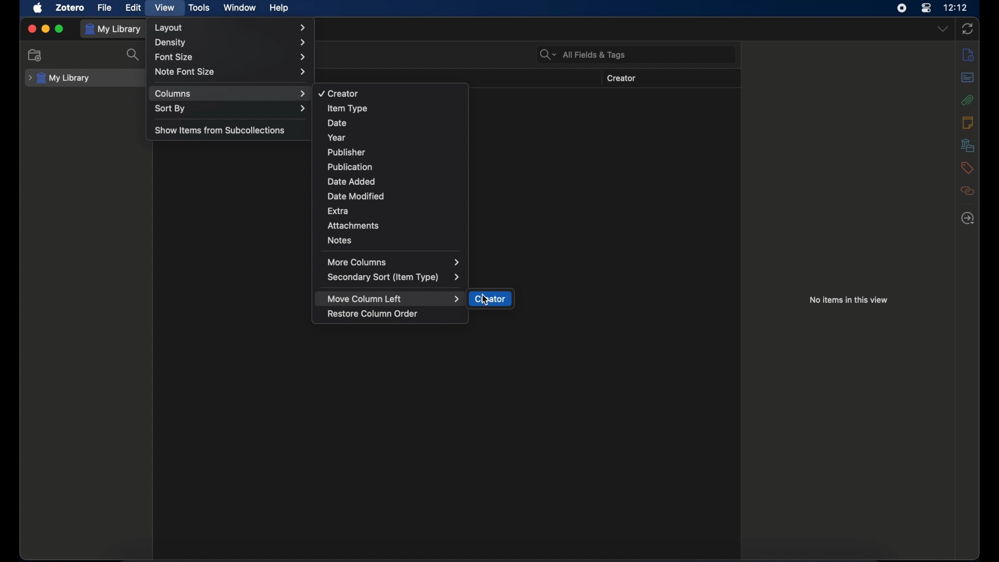  What do you see at coordinates (230, 57) in the screenshot?
I see `font size` at bounding box center [230, 57].